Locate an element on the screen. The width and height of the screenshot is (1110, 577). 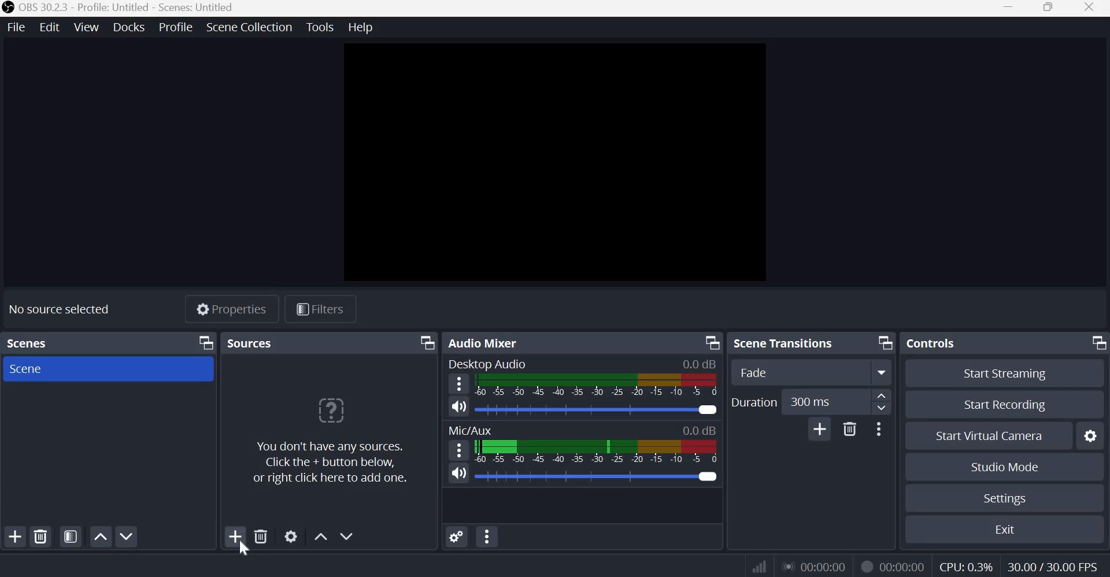
Transition Type Dropdown is located at coordinates (812, 372).